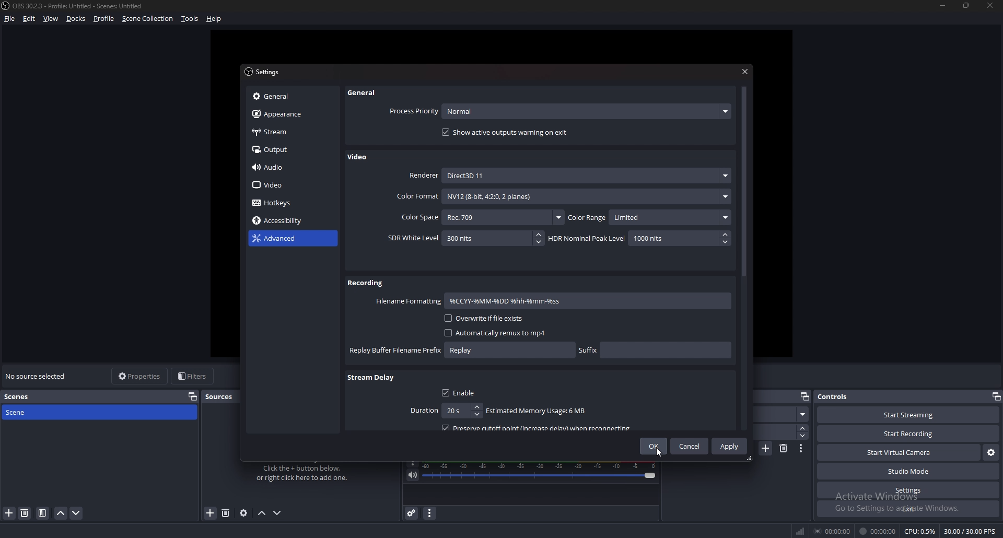  What do you see at coordinates (743, 183) in the screenshot?
I see `scroll bar` at bounding box center [743, 183].